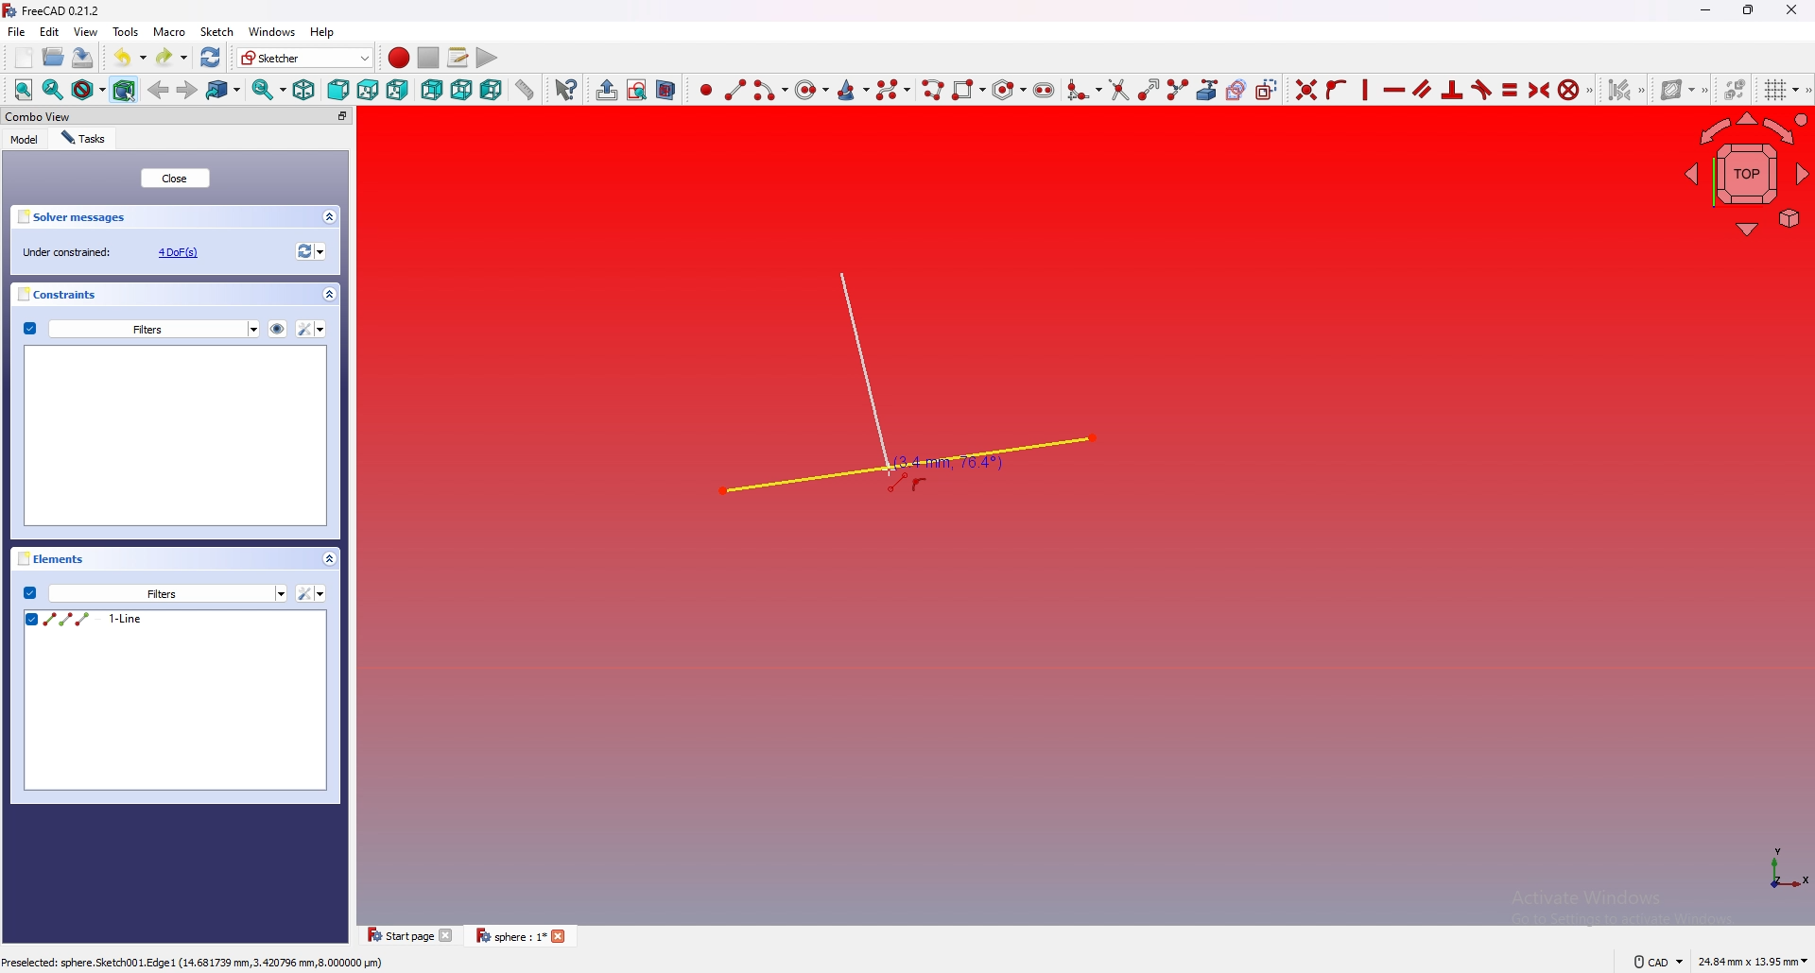 This screenshot has height=973, width=1815. Describe the element at coordinates (87, 90) in the screenshot. I see `Draw style` at that location.